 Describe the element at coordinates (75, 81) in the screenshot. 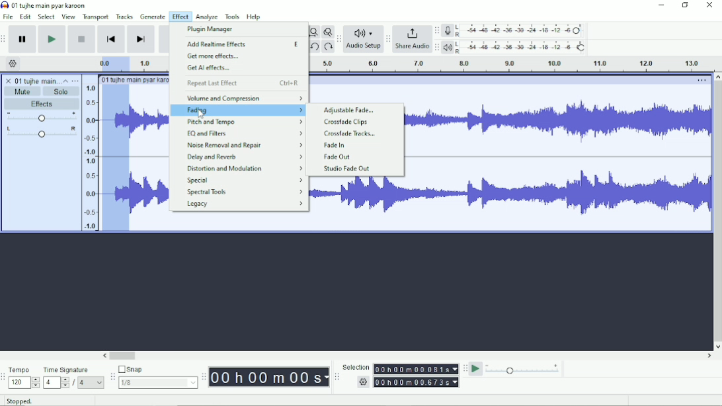

I see `Open menu` at that location.